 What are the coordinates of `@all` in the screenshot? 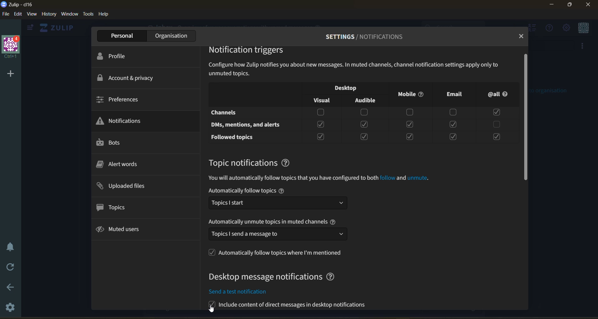 It's located at (501, 95).